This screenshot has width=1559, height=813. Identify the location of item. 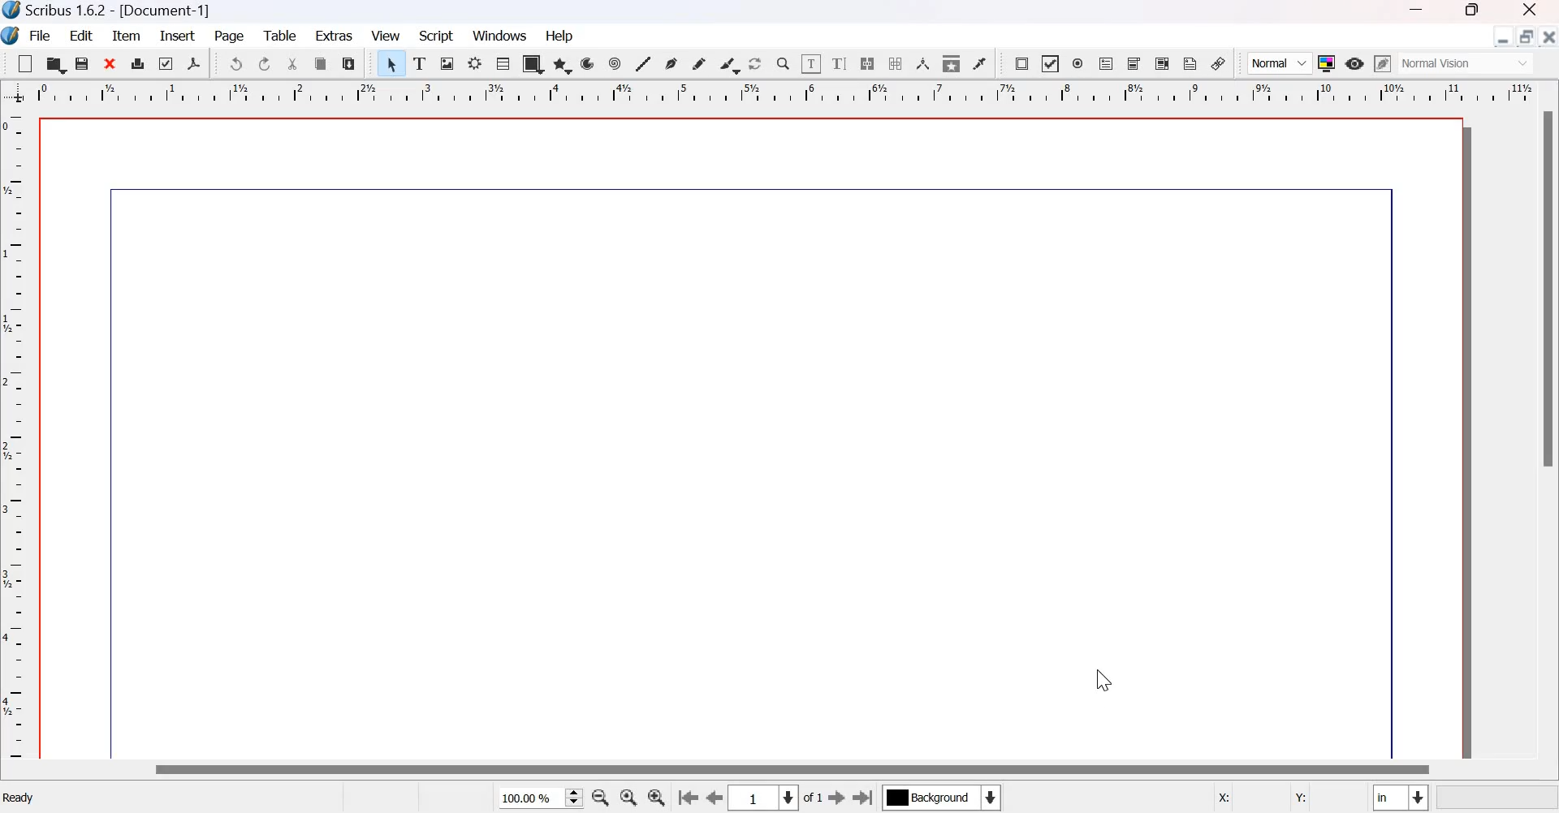
(127, 35).